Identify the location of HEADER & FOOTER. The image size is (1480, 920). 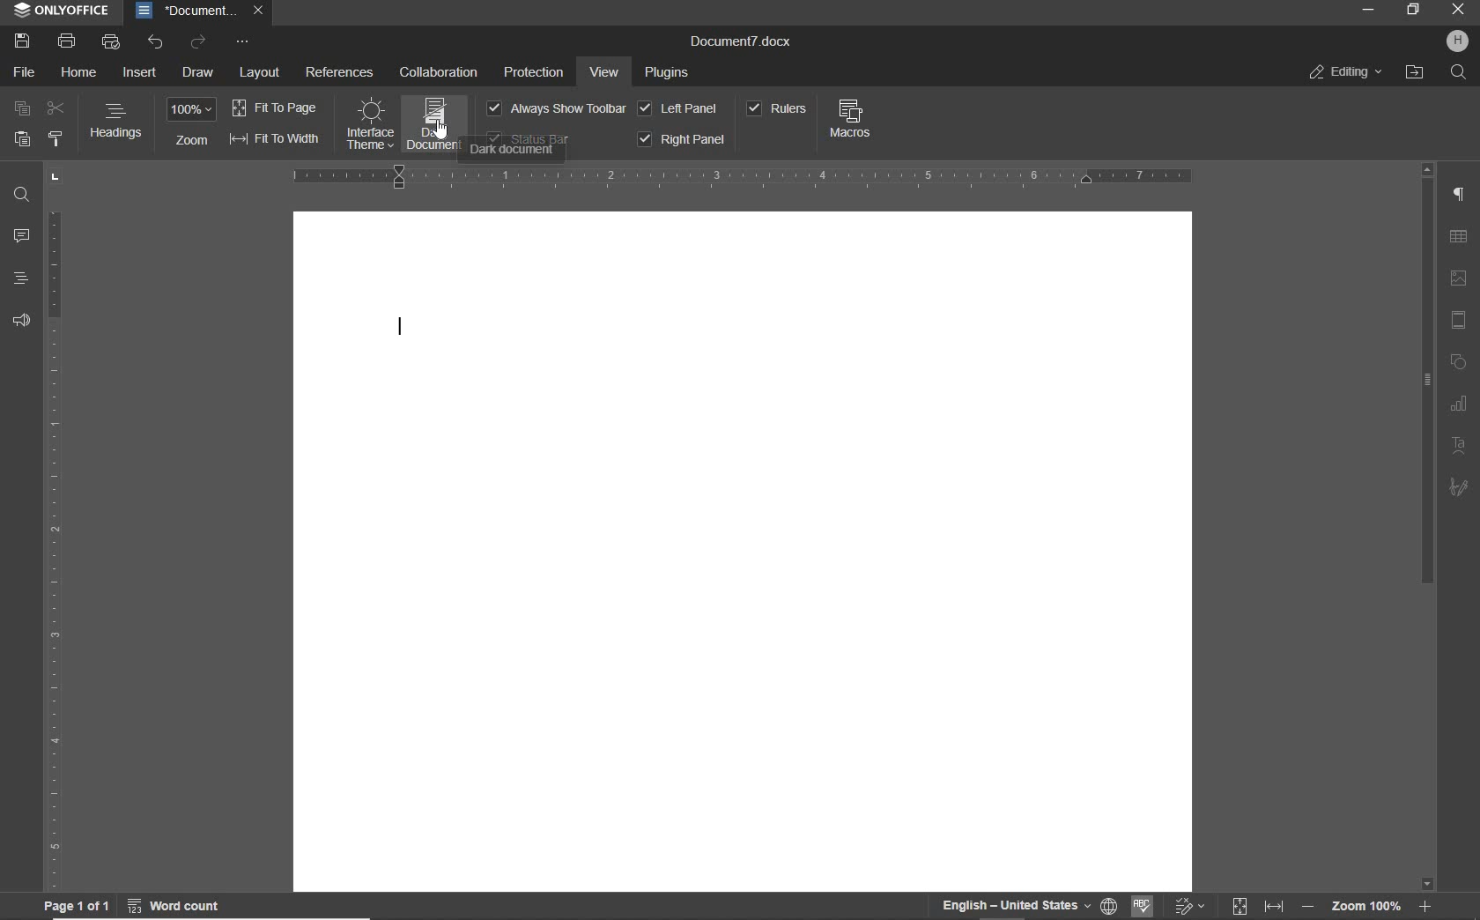
(1459, 319).